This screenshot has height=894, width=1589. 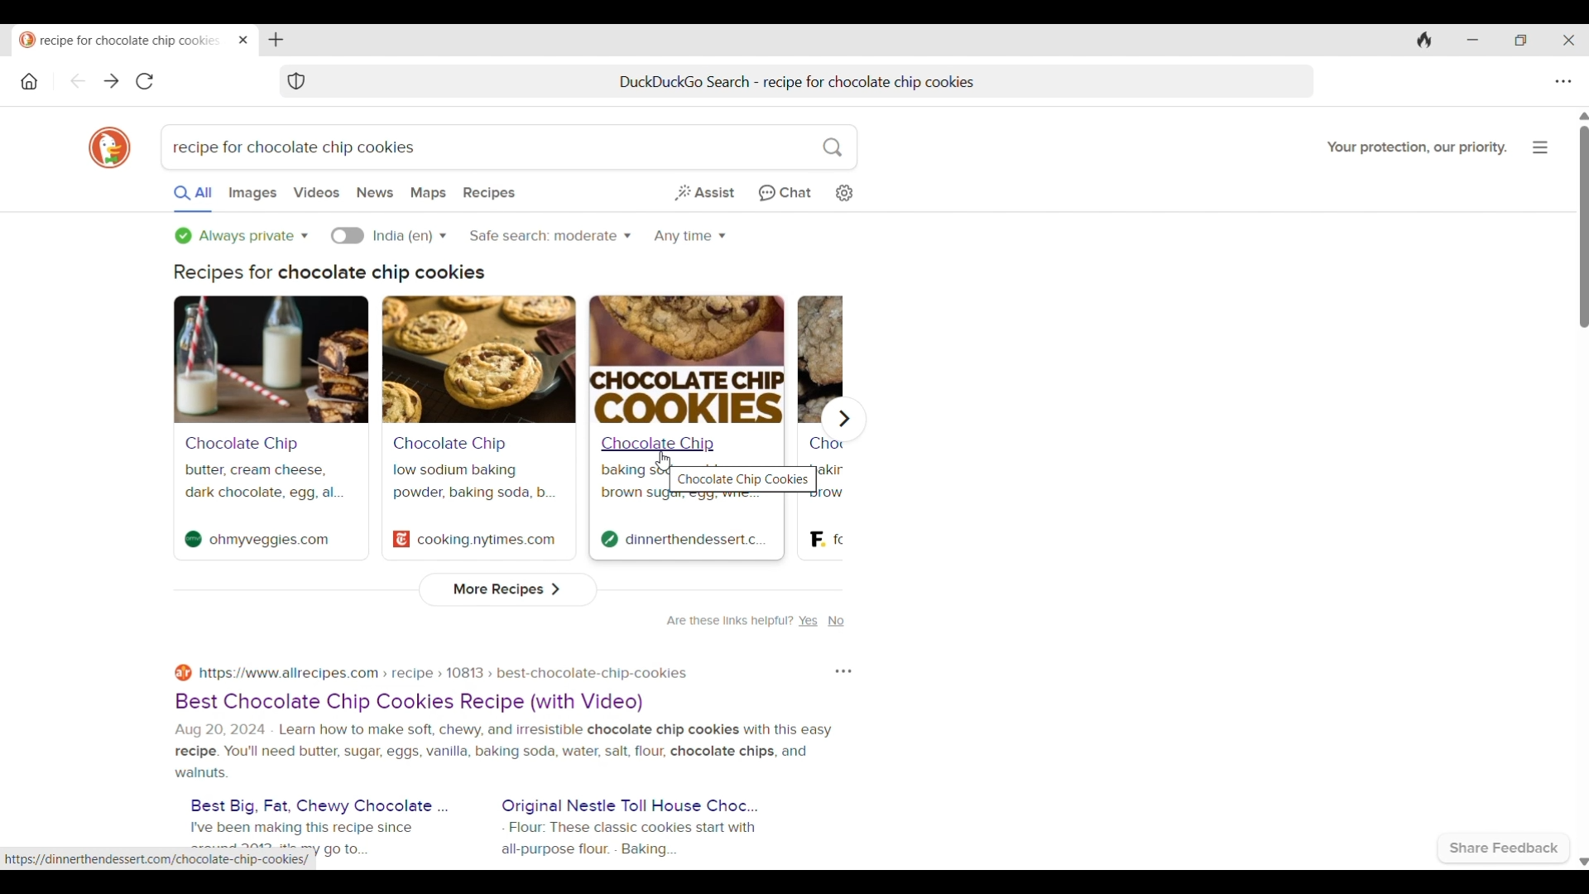 What do you see at coordinates (1582, 863) in the screenshot?
I see `Quick slide to bottom` at bounding box center [1582, 863].